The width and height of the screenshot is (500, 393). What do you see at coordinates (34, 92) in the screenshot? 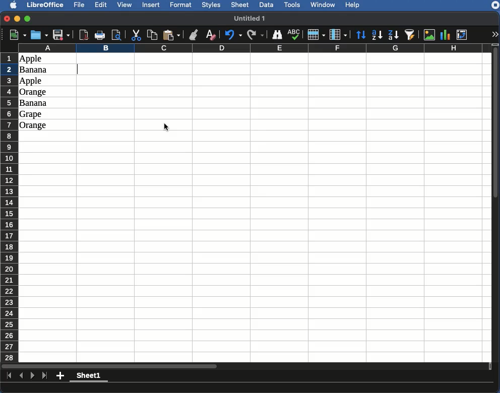
I see `Orange` at bounding box center [34, 92].